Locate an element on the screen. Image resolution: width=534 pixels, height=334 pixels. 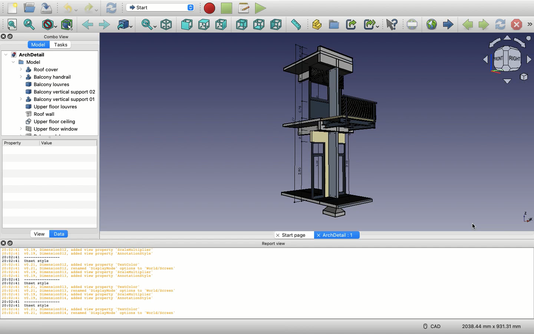
Make link is located at coordinates (351, 24).